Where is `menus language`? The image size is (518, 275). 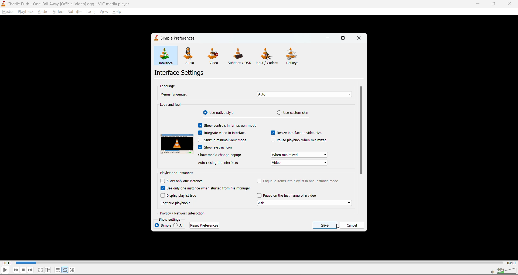 menus language is located at coordinates (175, 94).